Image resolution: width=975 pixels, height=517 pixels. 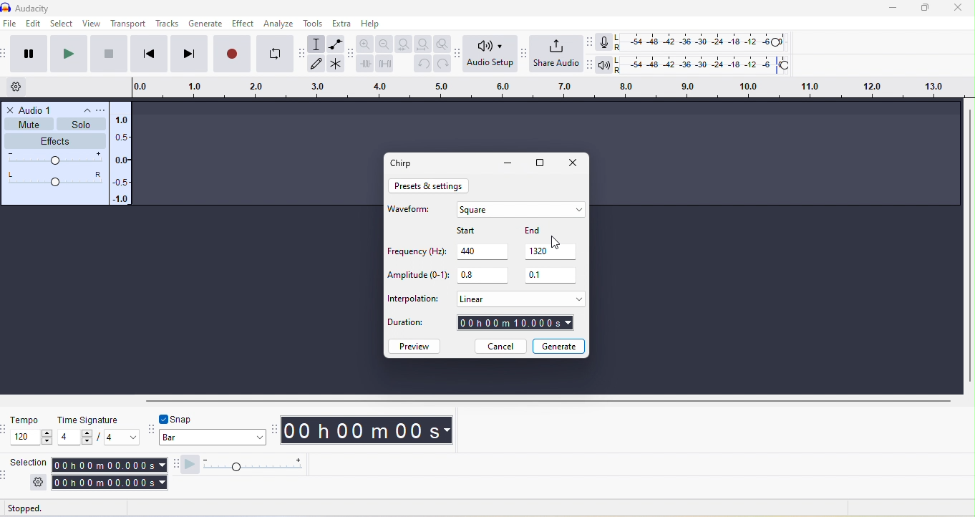 I want to click on cursor, so click(x=556, y=243).